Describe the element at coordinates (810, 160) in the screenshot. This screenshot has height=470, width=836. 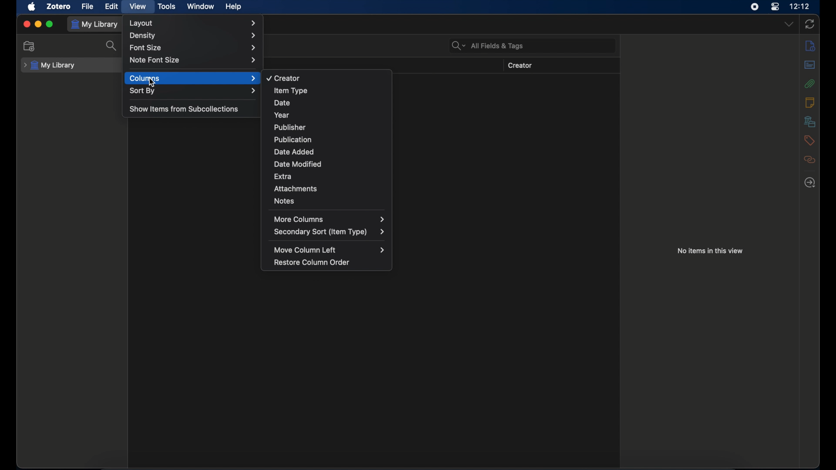
I see `related` at that location.